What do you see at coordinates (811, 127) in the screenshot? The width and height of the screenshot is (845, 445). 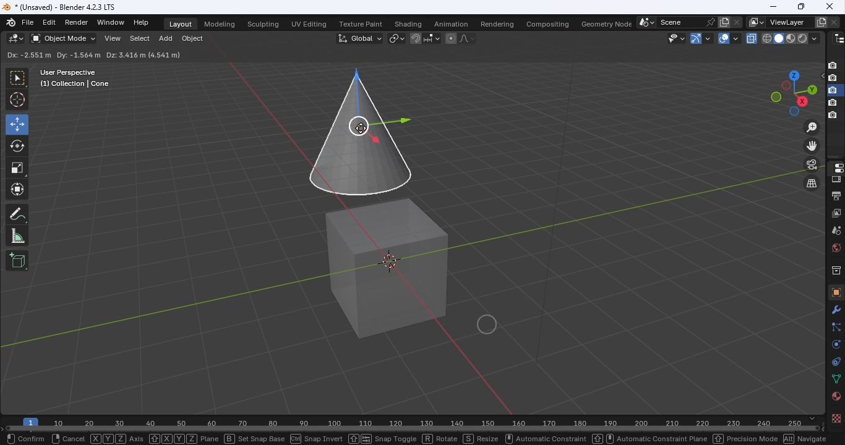 I see `Zoon in or out in the view` at bounding box center [811, 127].